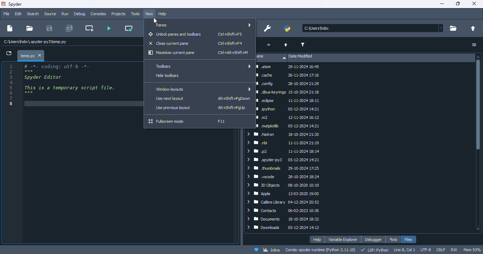 The image size is (483, 254). I want to click on plots, so click(394, 240).